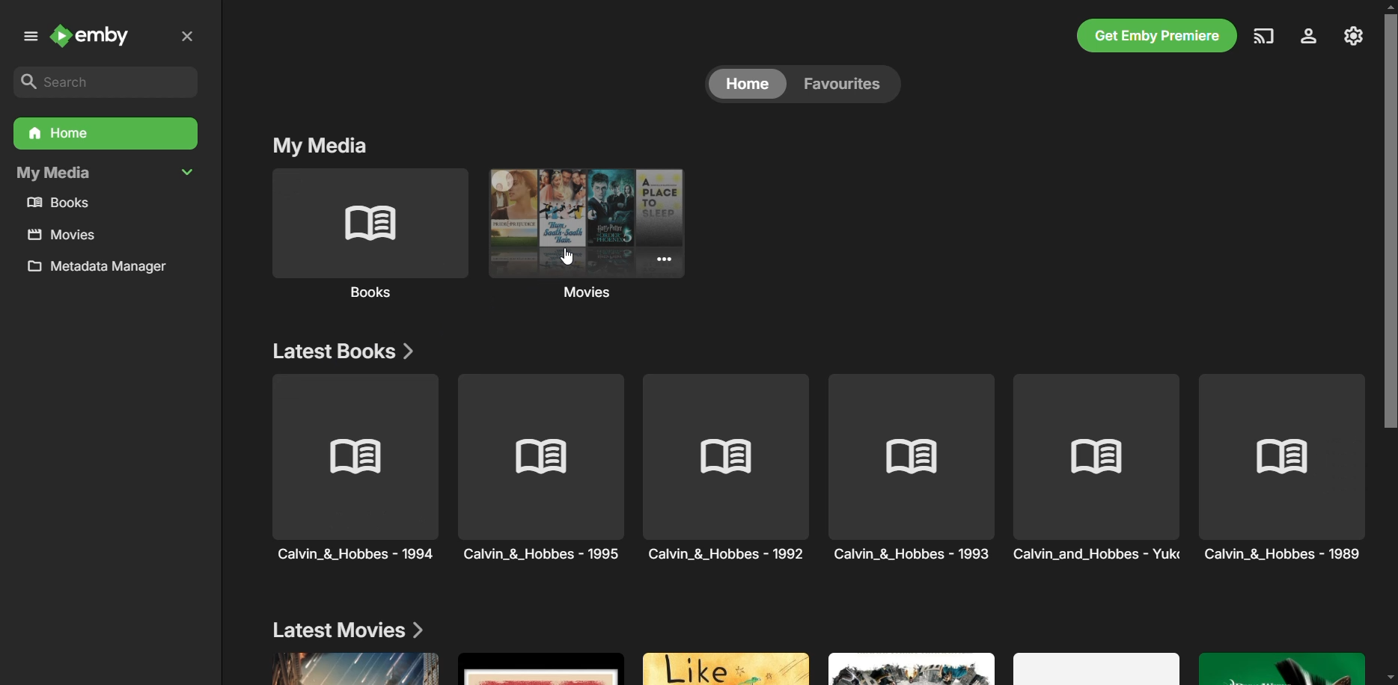 This screenshot has width=1398, height=685. I want to click on Books, so click(64, 203).